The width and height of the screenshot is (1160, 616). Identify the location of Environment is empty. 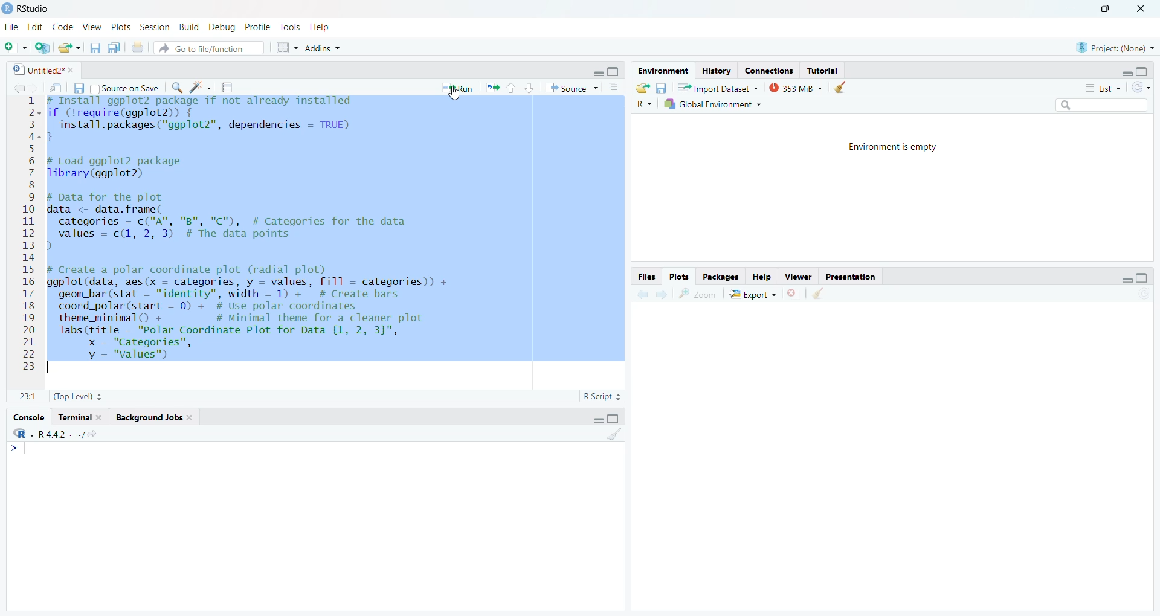
(896, 149).